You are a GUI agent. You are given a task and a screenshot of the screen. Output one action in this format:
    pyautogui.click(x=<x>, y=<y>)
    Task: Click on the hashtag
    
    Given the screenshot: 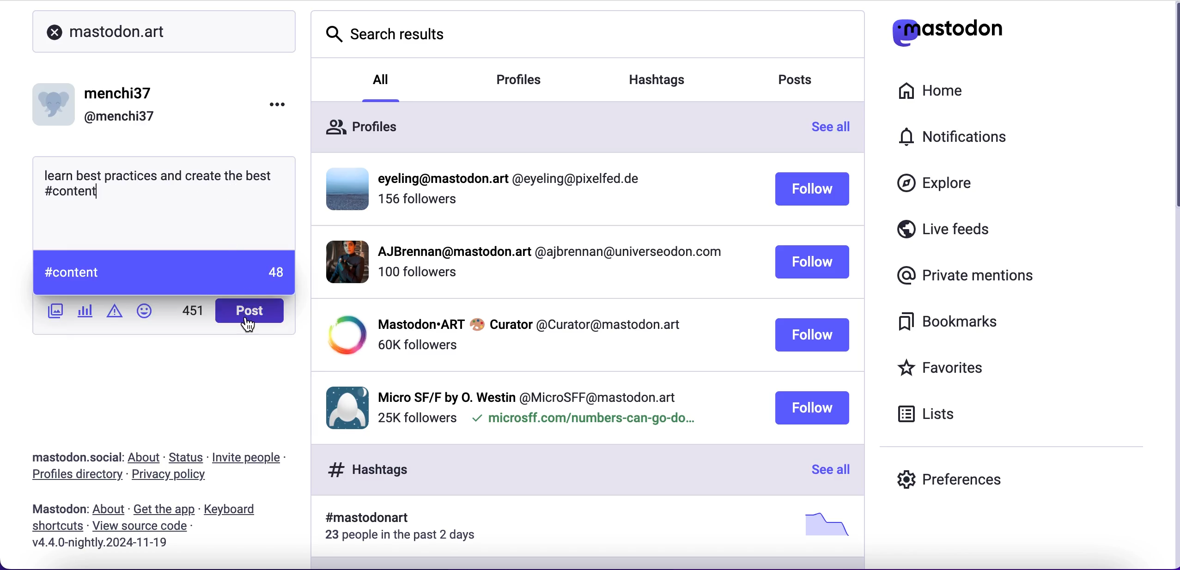 What is the action you would take?
    pyautogui.click(x=361, y=518)
    